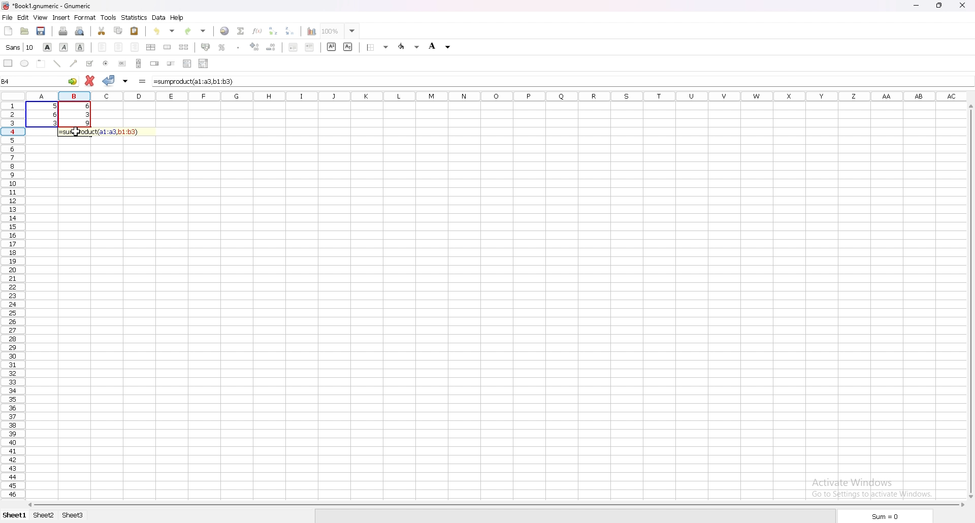  I want to click on percentage, so click(221, 47).